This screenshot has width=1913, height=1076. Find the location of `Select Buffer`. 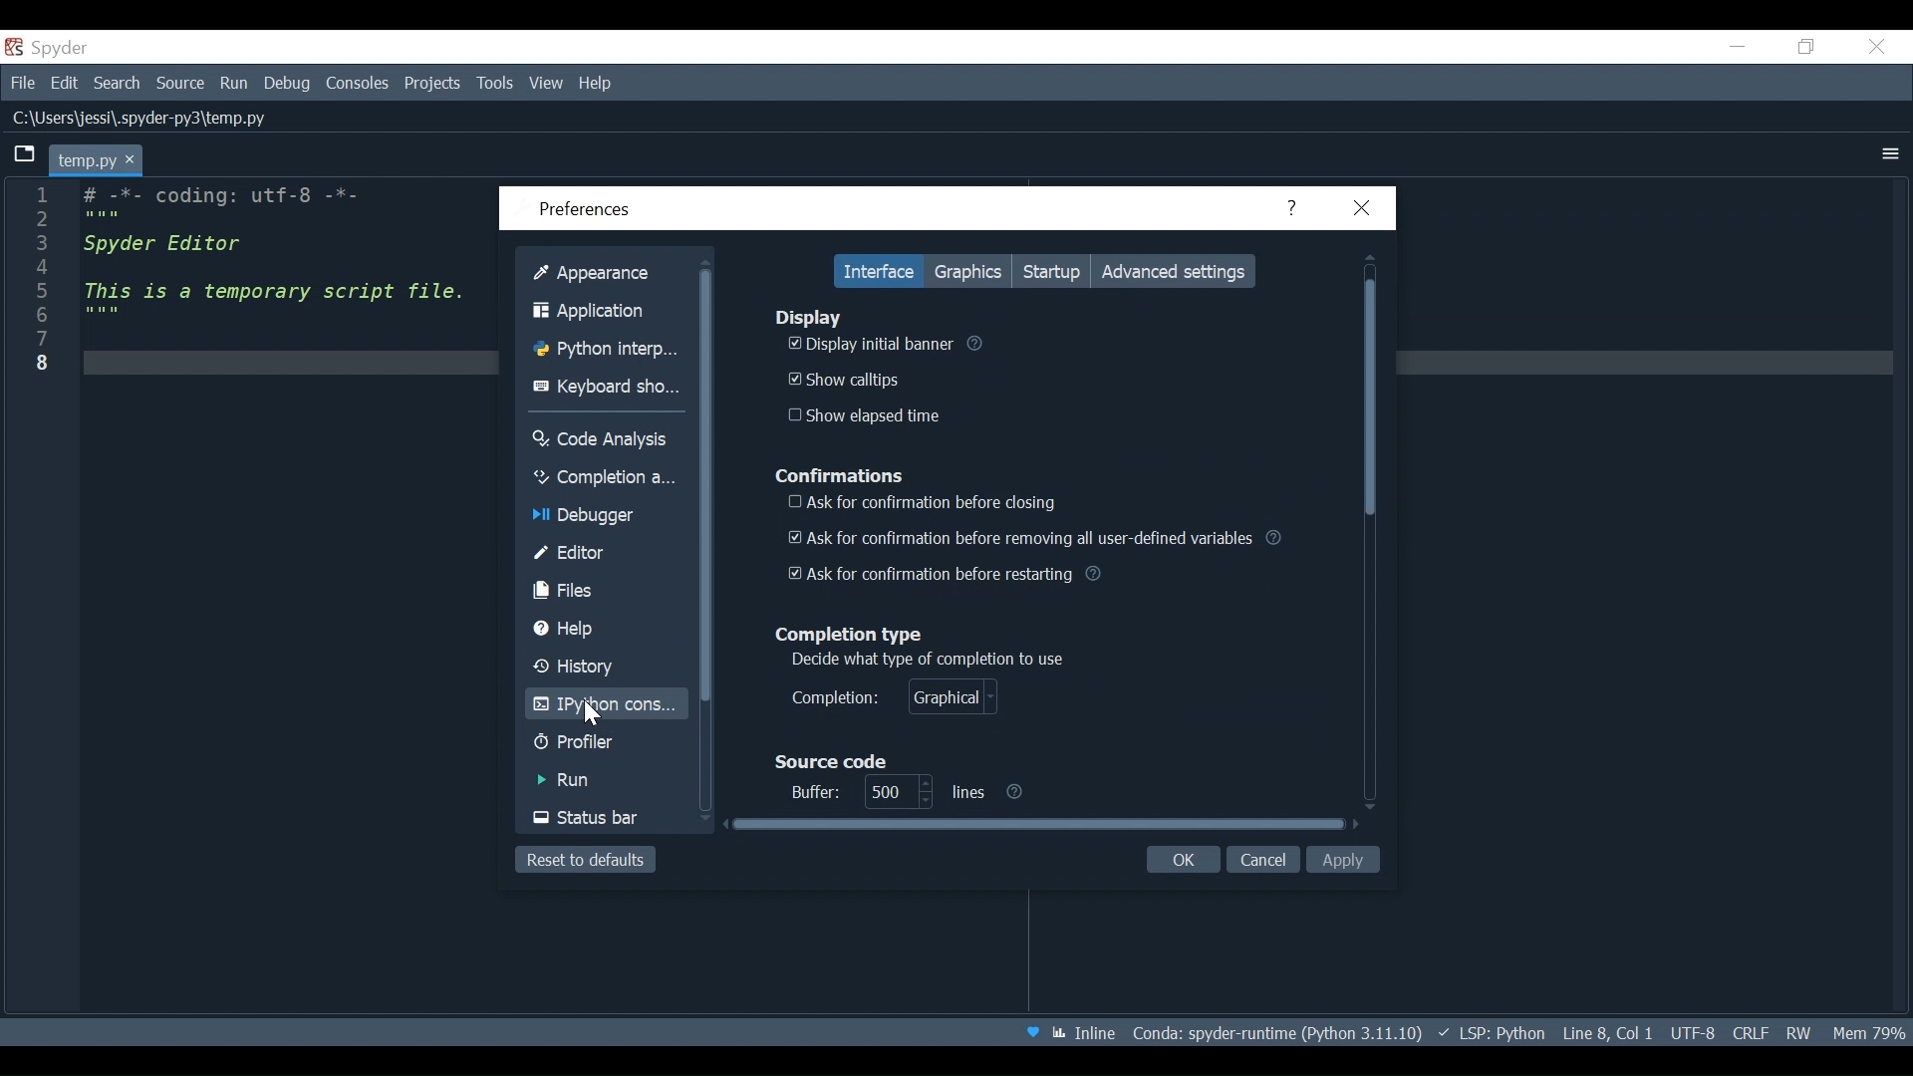

Select Buffer is located at coordinates (808, 792).